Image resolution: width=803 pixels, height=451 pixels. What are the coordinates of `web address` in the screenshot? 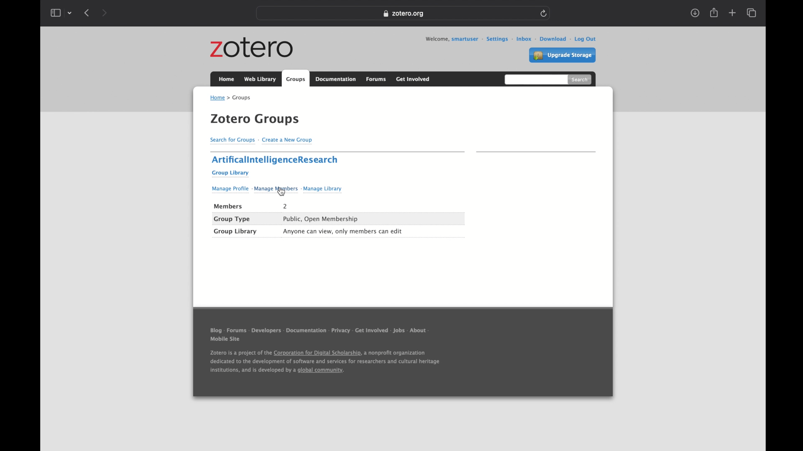 It's located at (403, 14).